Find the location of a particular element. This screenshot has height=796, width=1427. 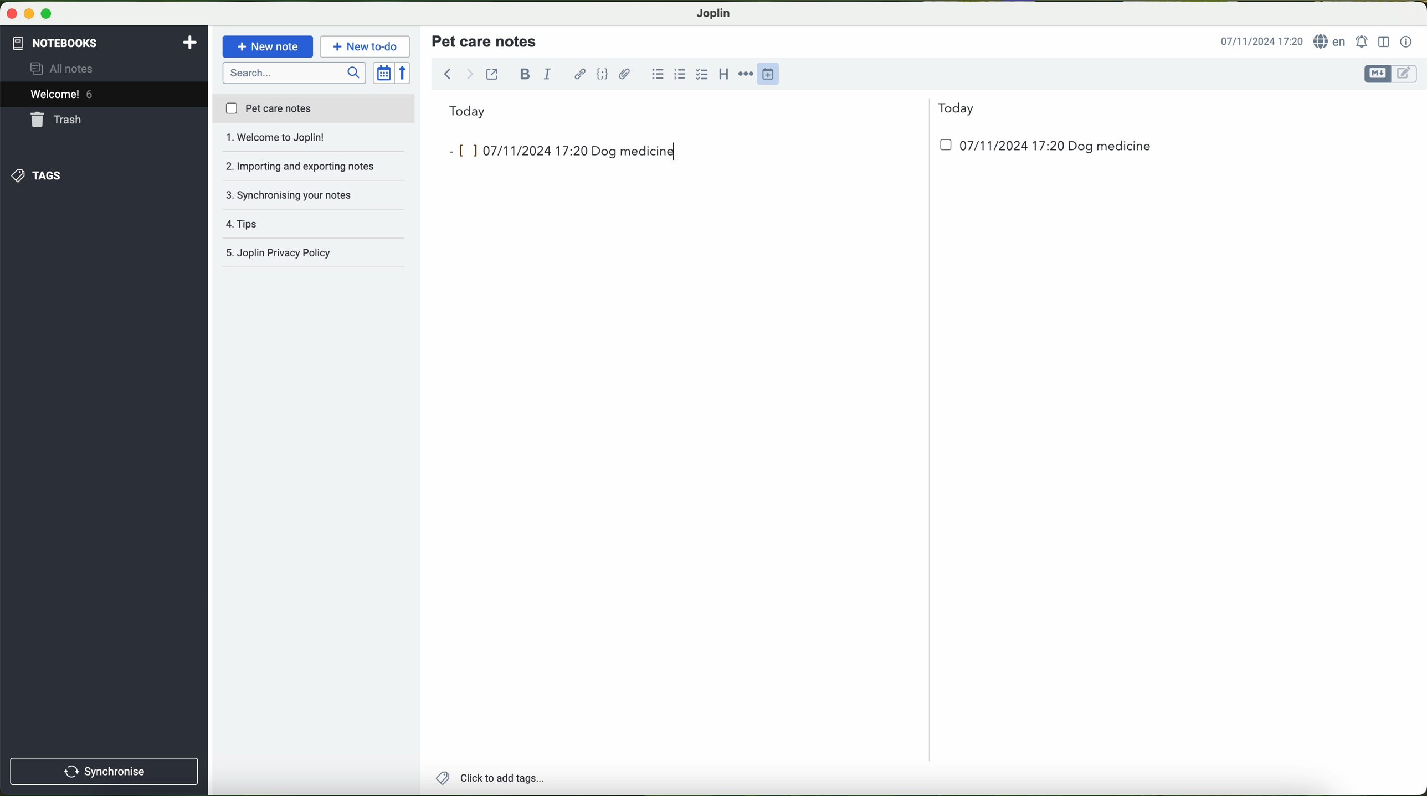

dog medicine is located at coordinates (634, 152).